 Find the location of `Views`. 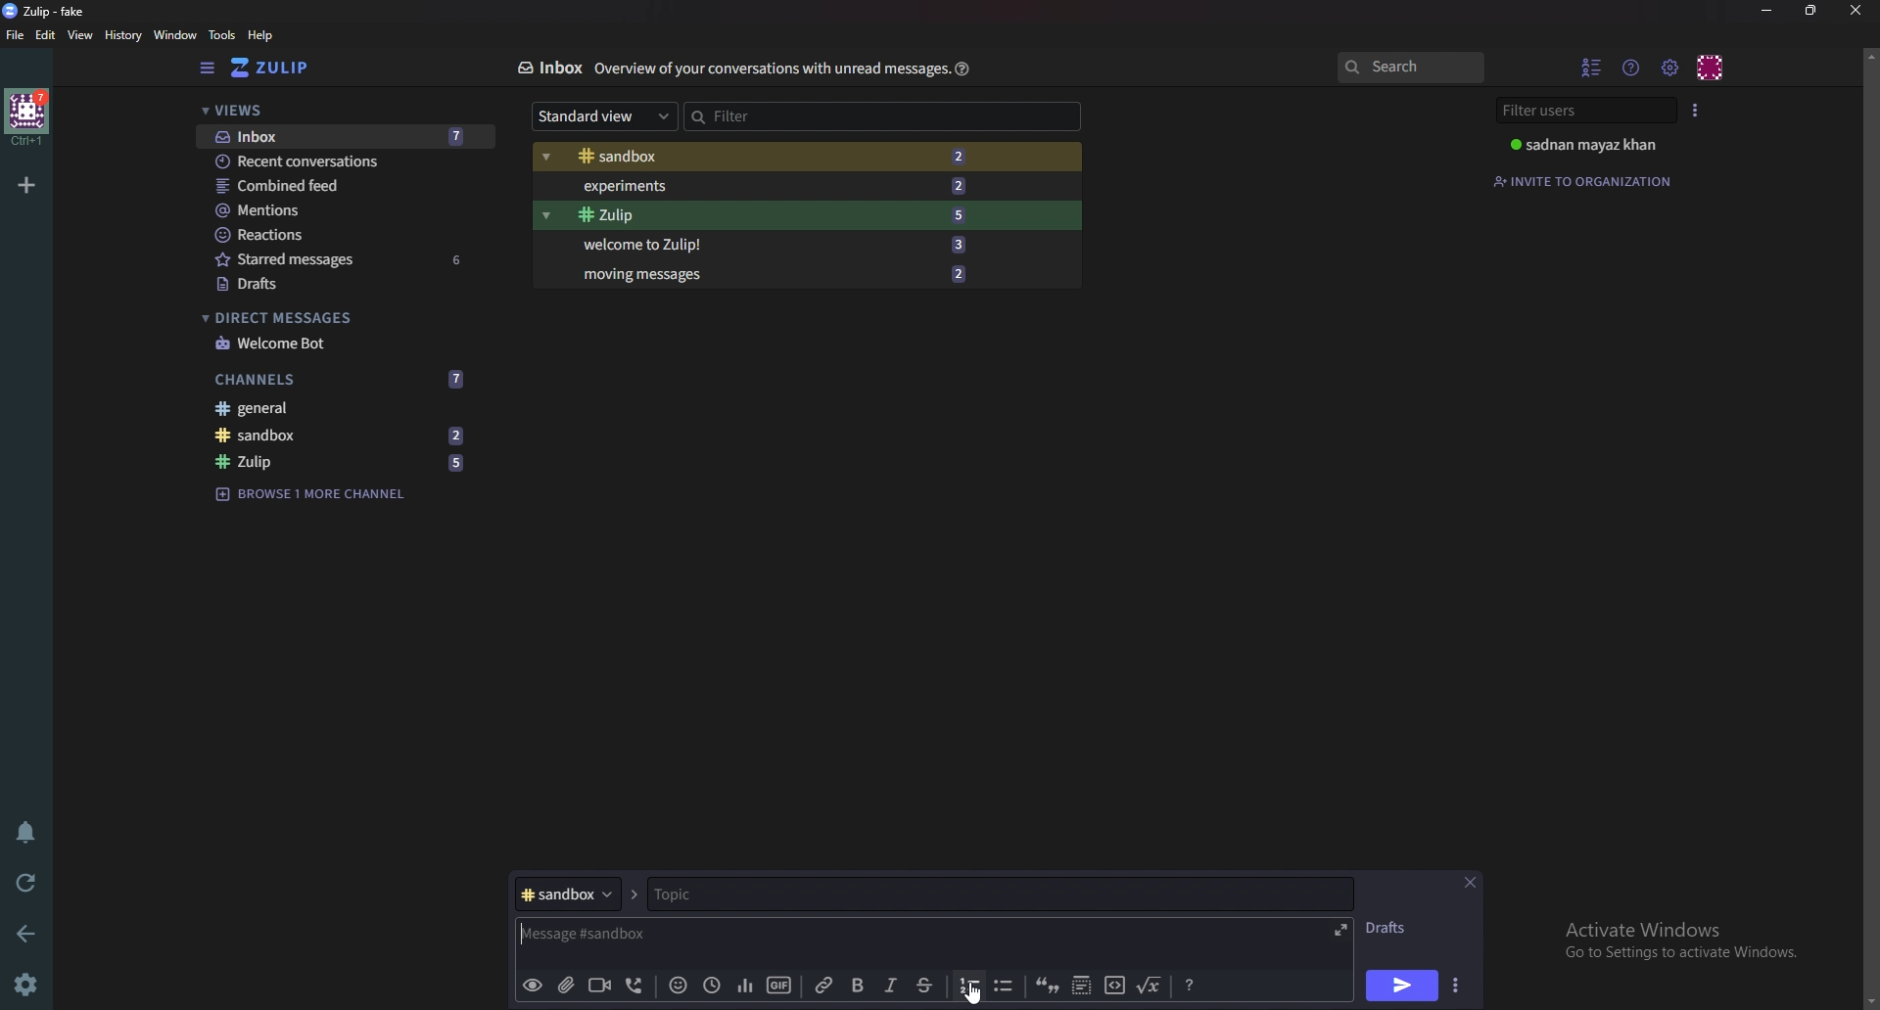

Views is located at coordinates (335, 113).